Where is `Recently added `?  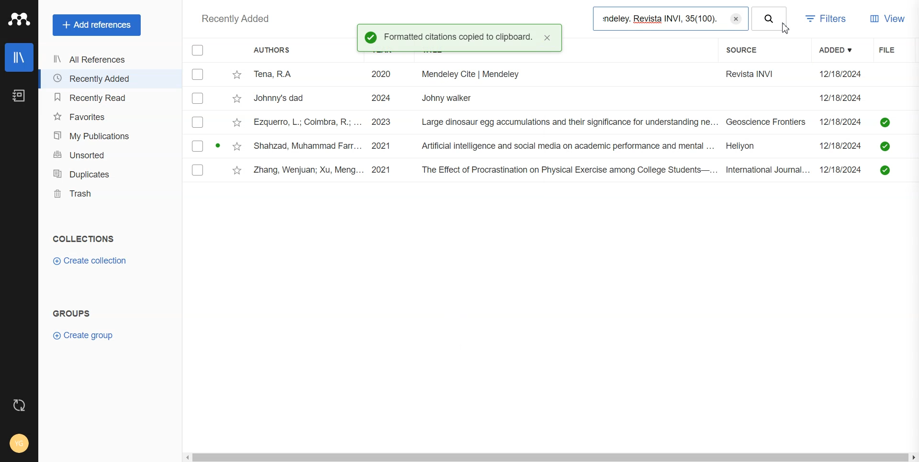
Recently added  is located at coordinates (236, 20).